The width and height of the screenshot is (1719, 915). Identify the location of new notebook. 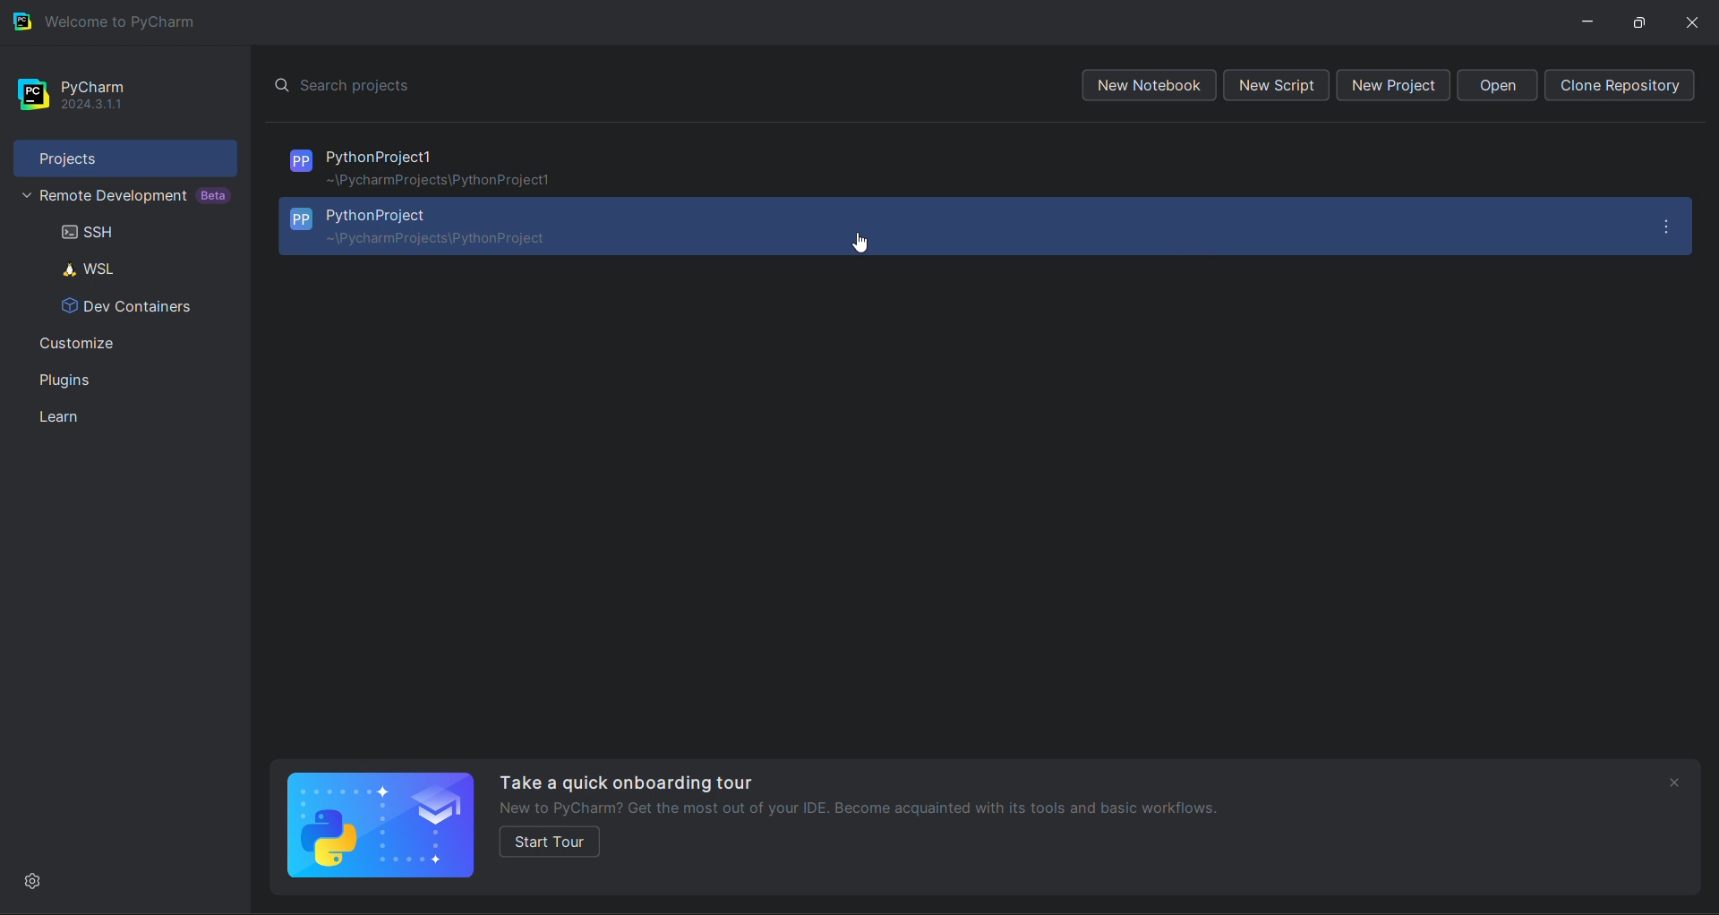
(1146, 86).